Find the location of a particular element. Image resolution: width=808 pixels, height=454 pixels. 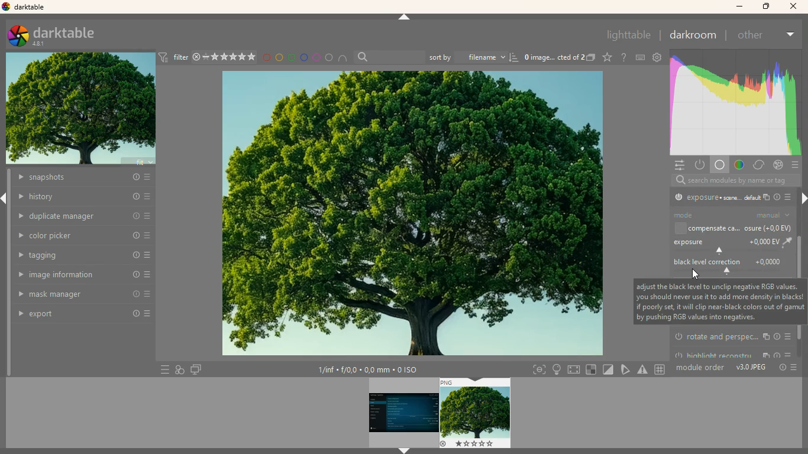

black level correction is located at coordinates (732, 267).